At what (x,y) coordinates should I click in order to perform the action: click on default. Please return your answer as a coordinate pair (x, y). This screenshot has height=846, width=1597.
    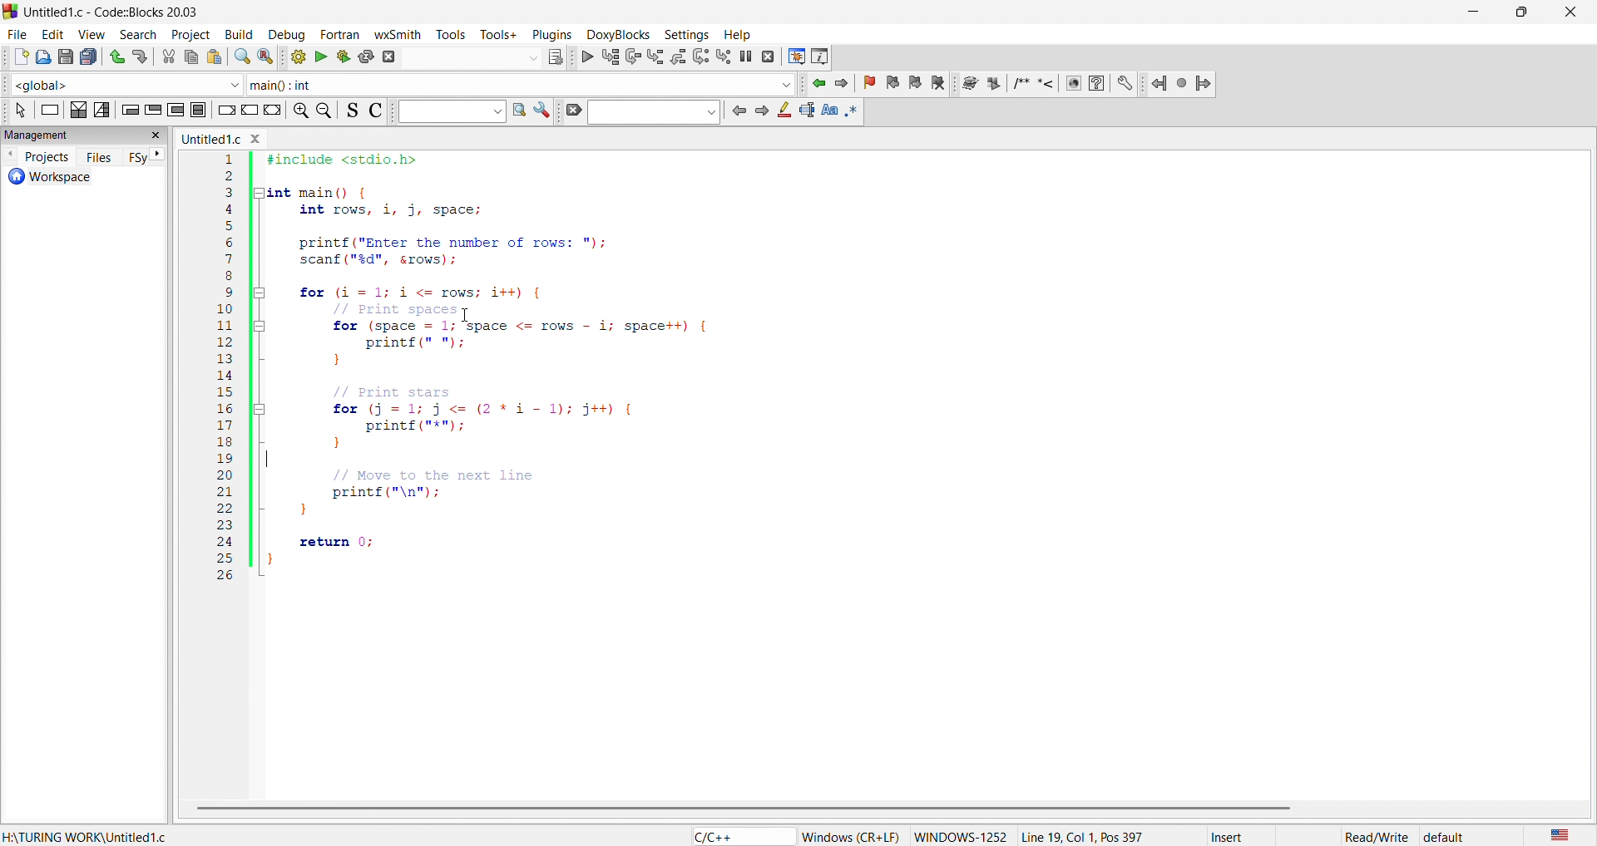
    Looking at the image, I should click on (1445, 837).